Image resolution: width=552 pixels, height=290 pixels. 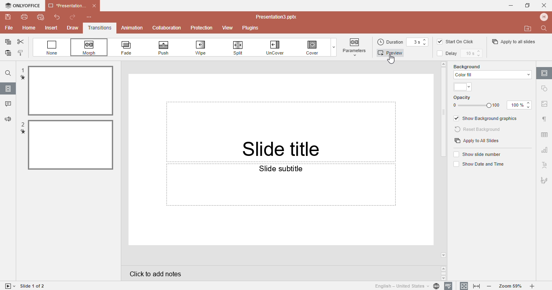 What do you see at coordinates (487, 119) in the screenshot?
I see `Show background graphics` at bounding box center [487, 119].